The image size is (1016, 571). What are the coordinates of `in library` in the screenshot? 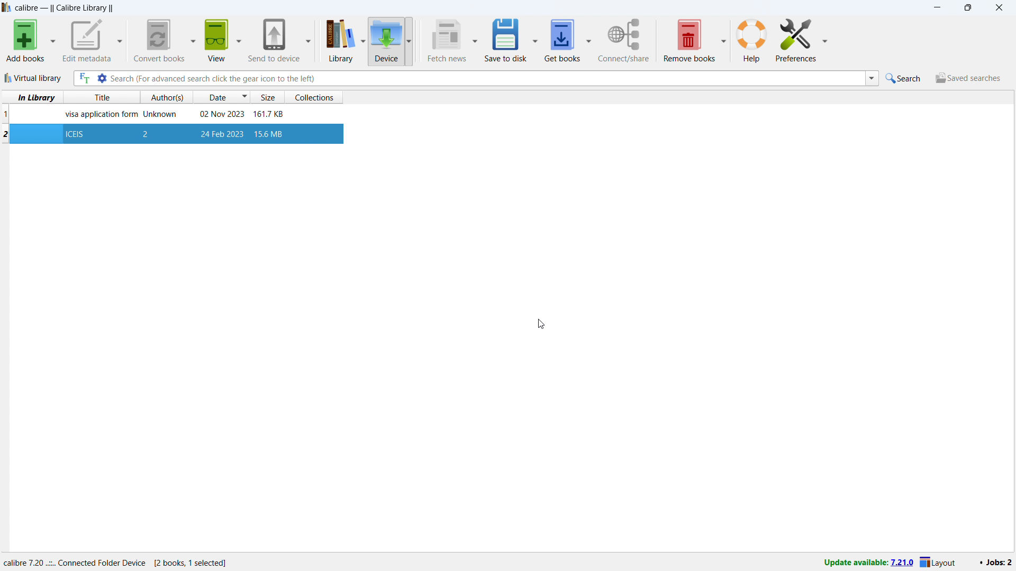 It's located at (33, 97).